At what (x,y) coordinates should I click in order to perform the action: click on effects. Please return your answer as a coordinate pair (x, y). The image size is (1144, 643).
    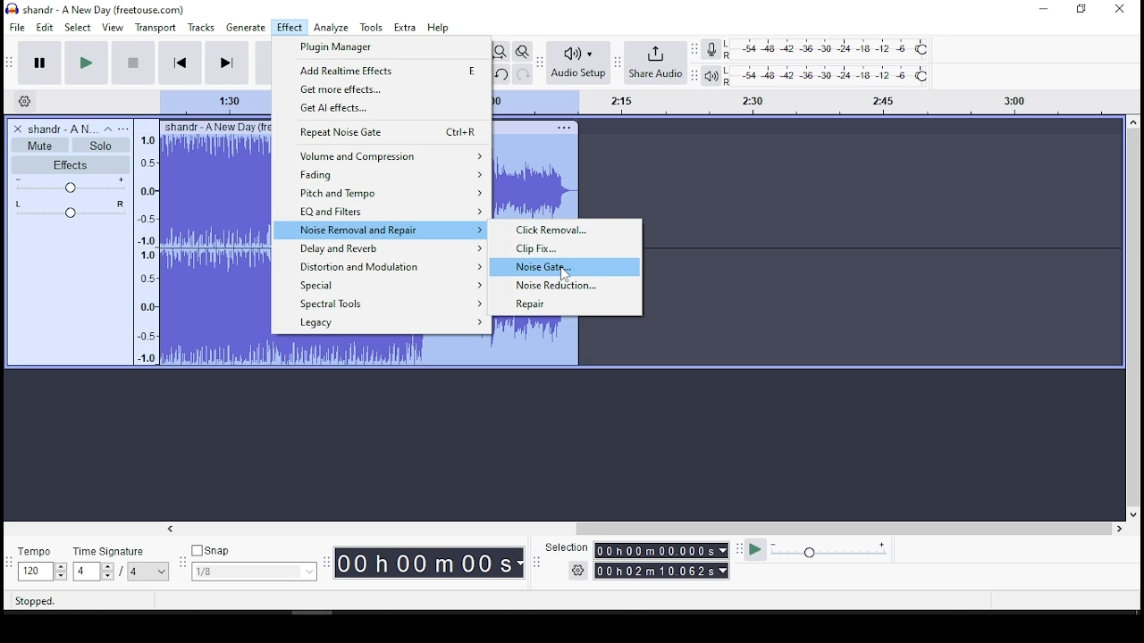
    Looking at the image, I should click on (71, 165).